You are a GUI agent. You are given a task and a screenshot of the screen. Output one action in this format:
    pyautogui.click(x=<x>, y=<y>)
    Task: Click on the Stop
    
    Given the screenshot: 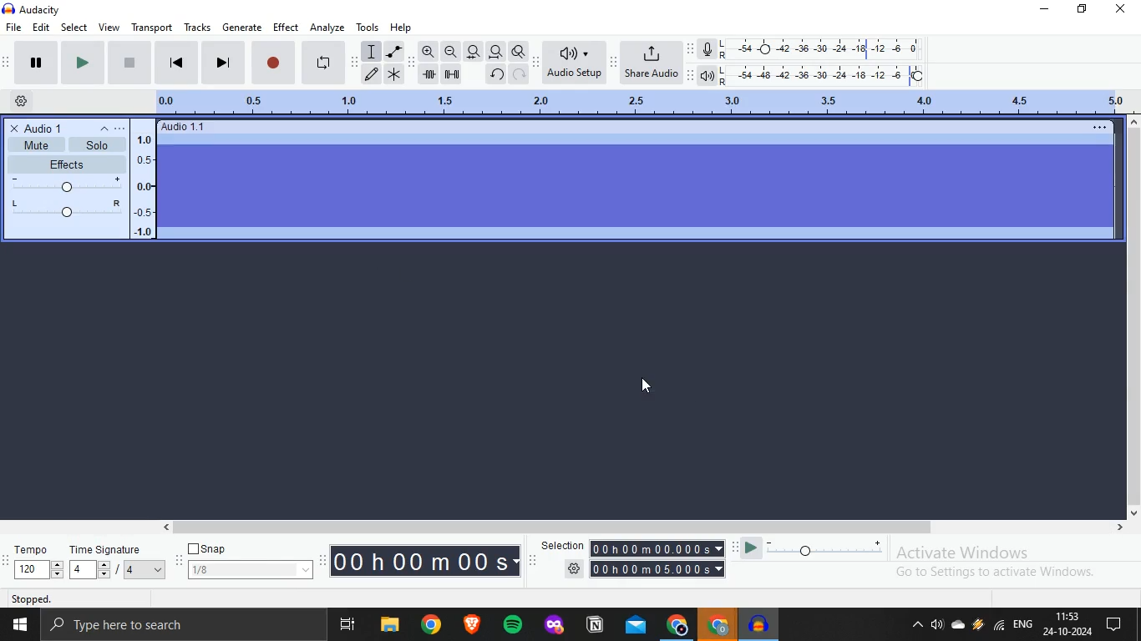 What is the action you would take?
    pyautogui.click(x=275, y=61)
    